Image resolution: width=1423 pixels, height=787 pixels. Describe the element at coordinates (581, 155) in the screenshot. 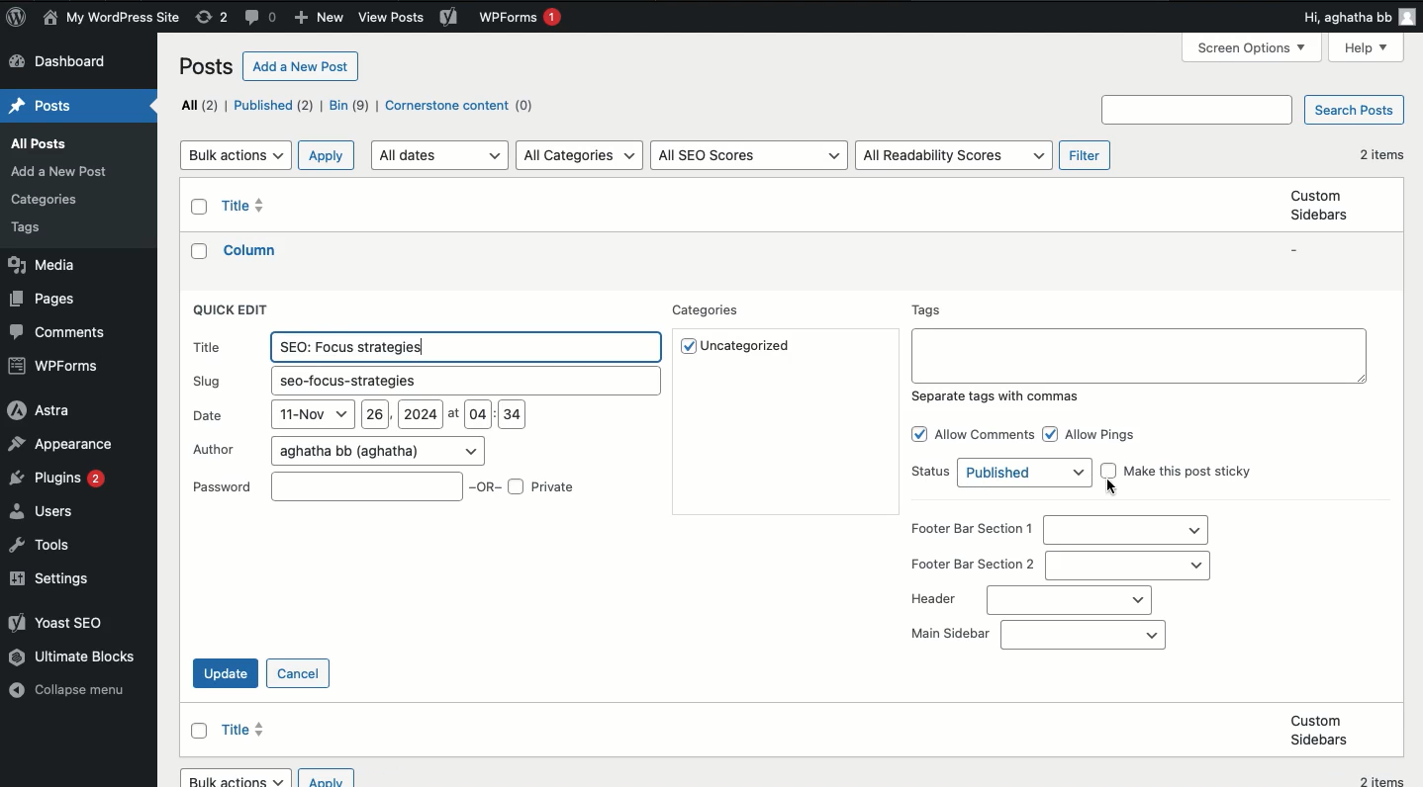

I see `All categories` at that location.